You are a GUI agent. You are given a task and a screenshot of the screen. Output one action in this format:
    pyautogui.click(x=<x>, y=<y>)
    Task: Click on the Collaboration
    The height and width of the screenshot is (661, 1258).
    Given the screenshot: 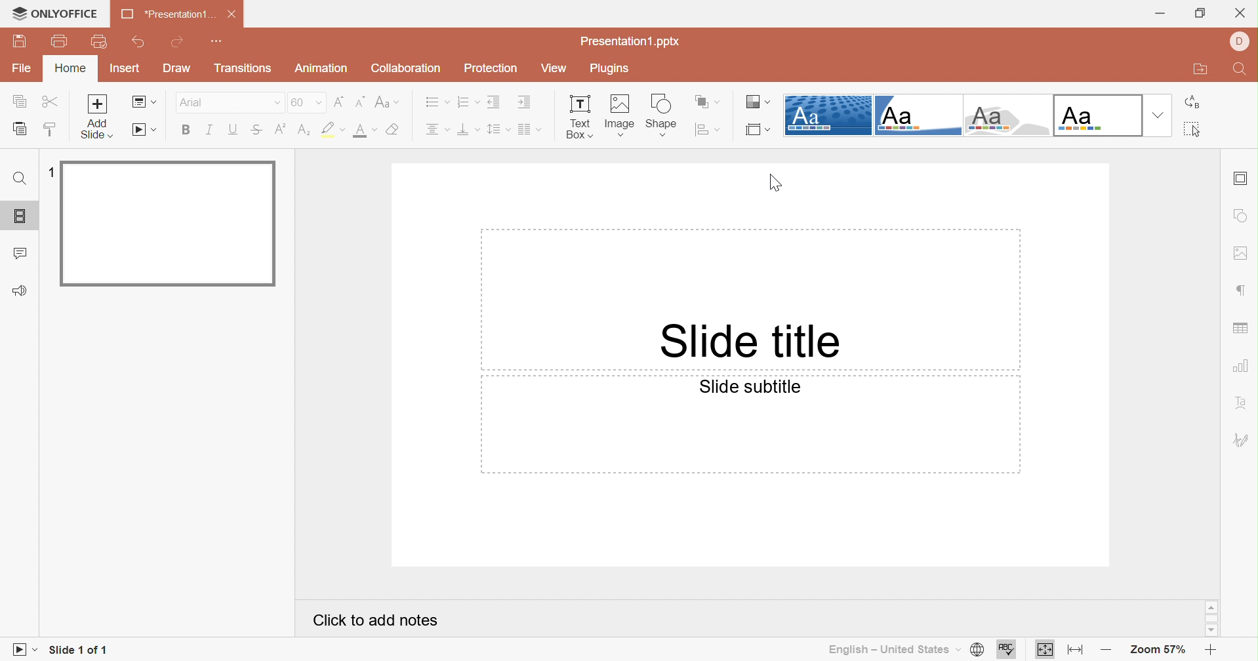 What is the action you would take?
    pyautogui.click(x=408, y=67)
    